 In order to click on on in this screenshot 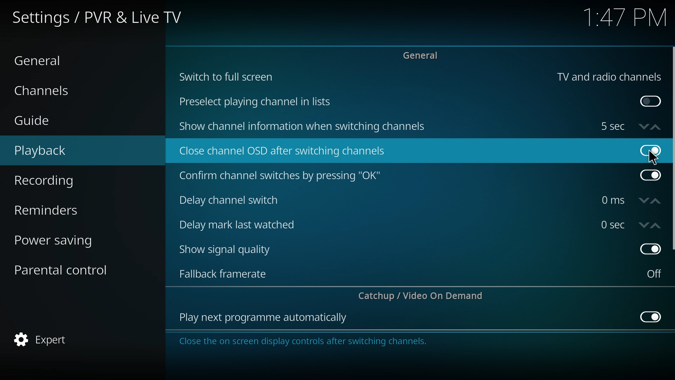, I will do `click(651, 102)`.